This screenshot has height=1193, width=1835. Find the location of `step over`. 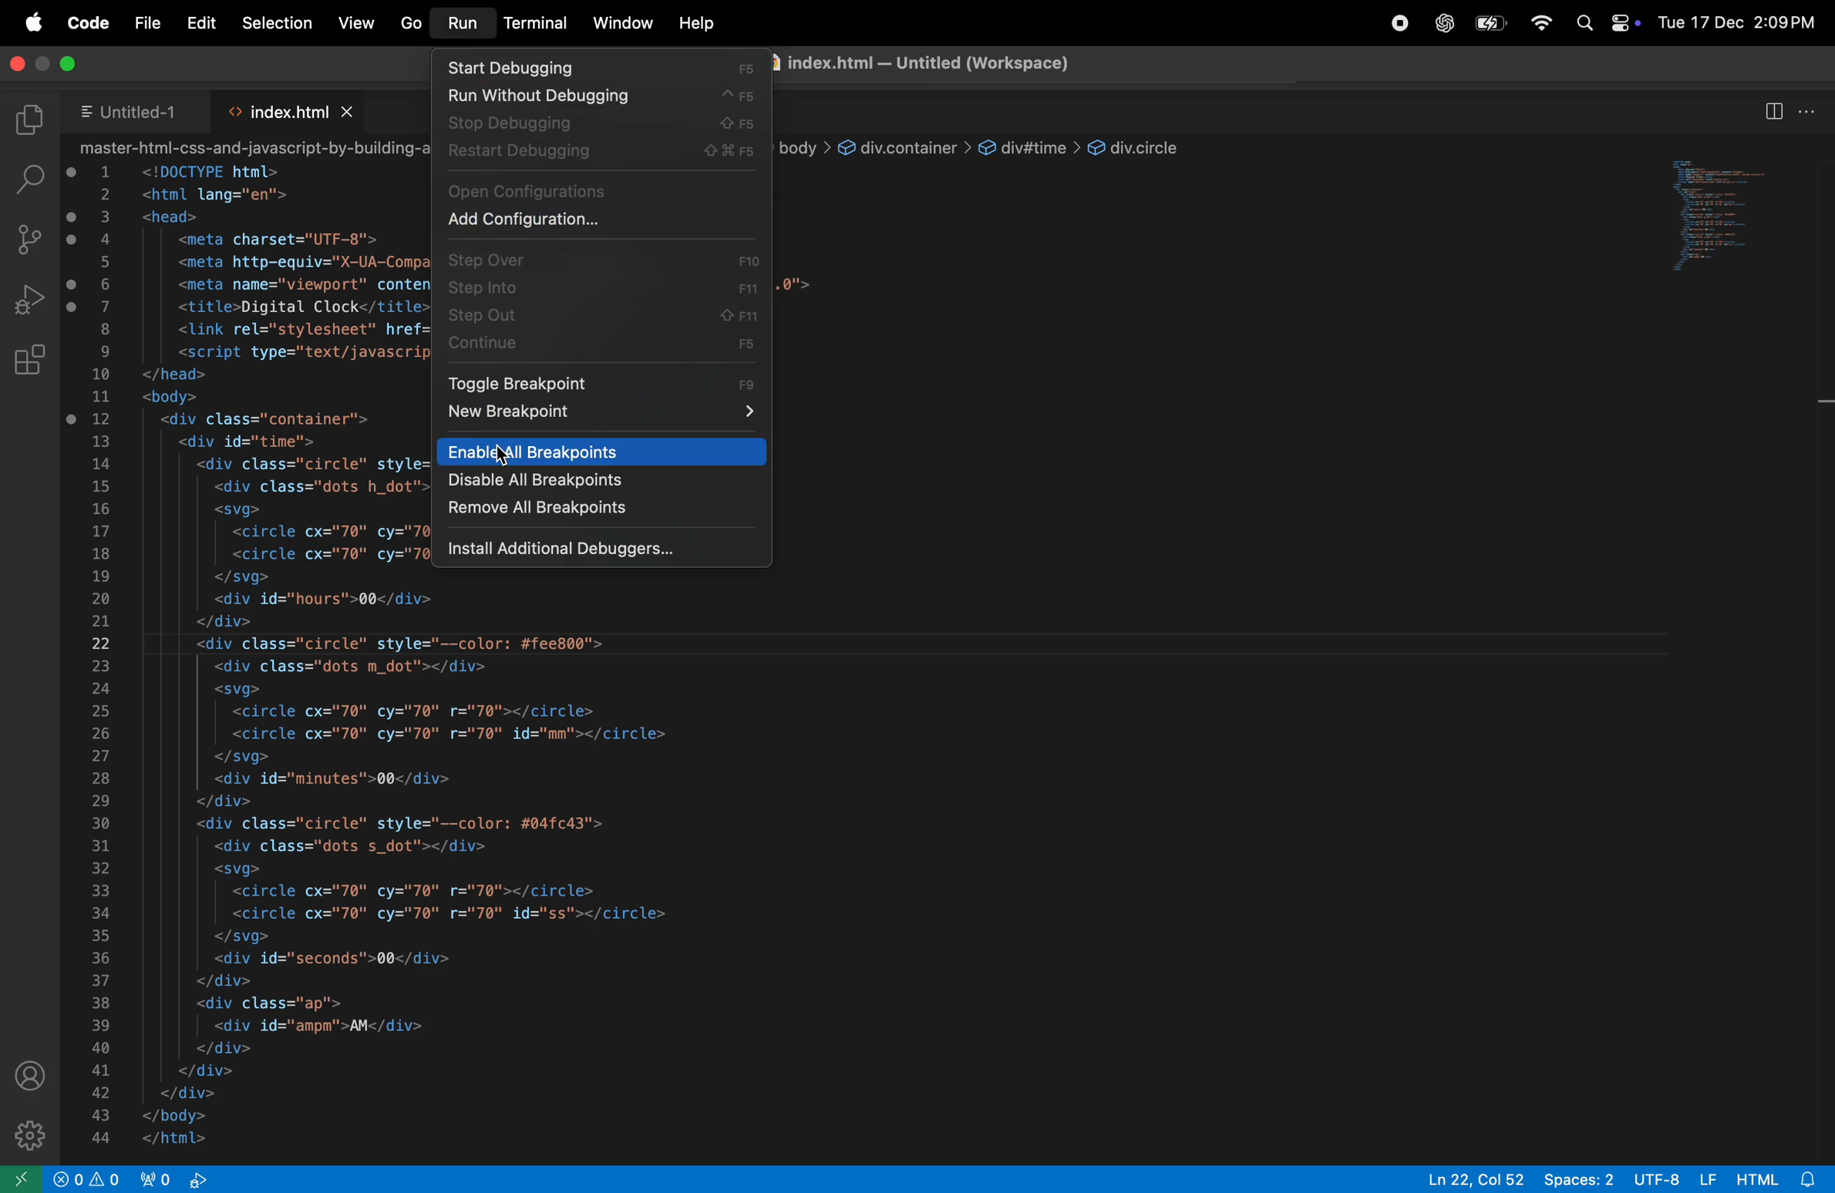

step over is located at coordinates (599, 259).